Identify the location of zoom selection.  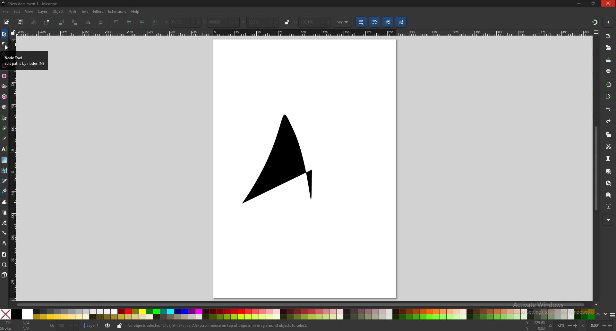
(609, 171).